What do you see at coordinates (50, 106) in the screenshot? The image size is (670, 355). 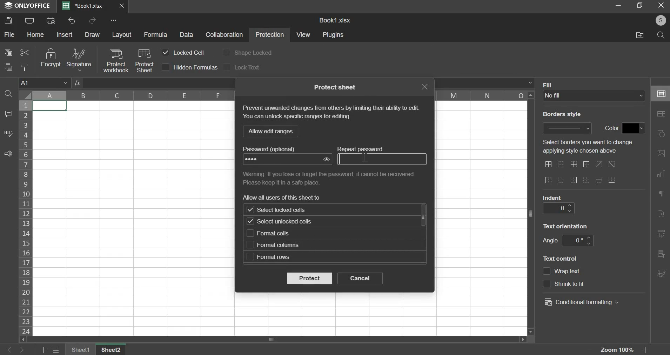 I see `selected cell` at bounding box center [50, 106].